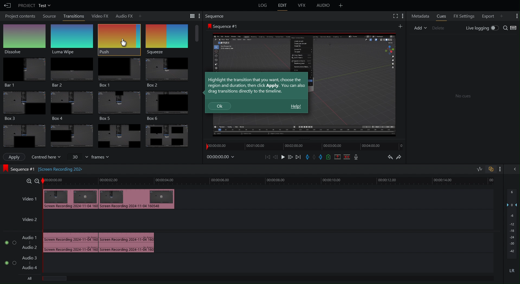 This screenshot has width=520, height=284. Describe the element at coordinates (257, 85) in the screenshot. I see `Highlight the transition that you want, choose the
region and duration, then click Apply. You can also
drag transitions directly to the timeline.` at that location.